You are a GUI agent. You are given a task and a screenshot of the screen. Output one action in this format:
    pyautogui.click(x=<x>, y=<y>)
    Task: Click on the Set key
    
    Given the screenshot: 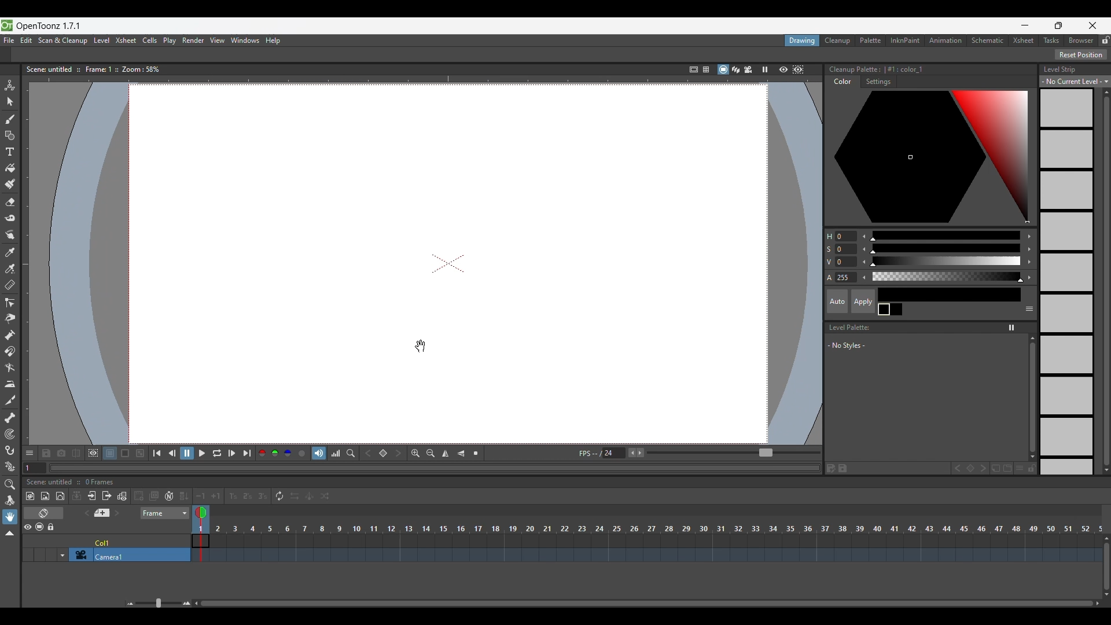 What is the action you would take?
    pyautogui.click(x=967, y=468)
    